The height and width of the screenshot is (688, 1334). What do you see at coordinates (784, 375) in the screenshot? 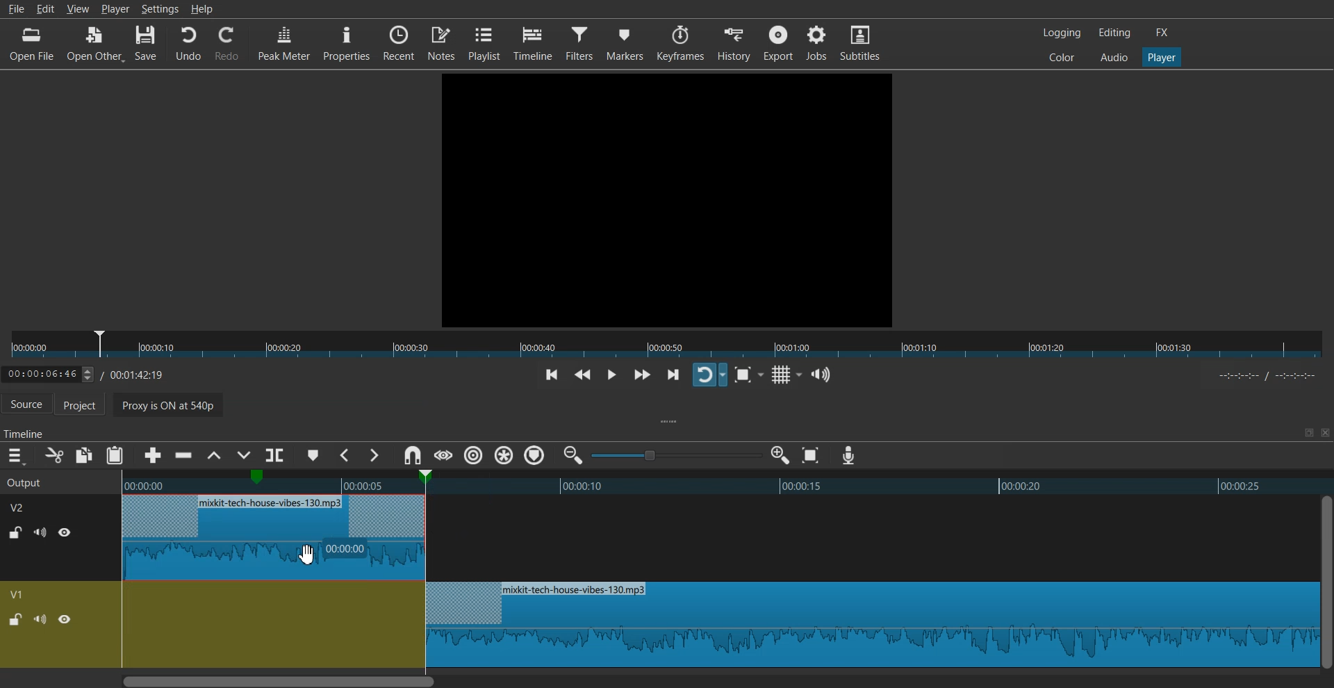
I see `Toggle grid display on the player` at bounding box center [784, 375].